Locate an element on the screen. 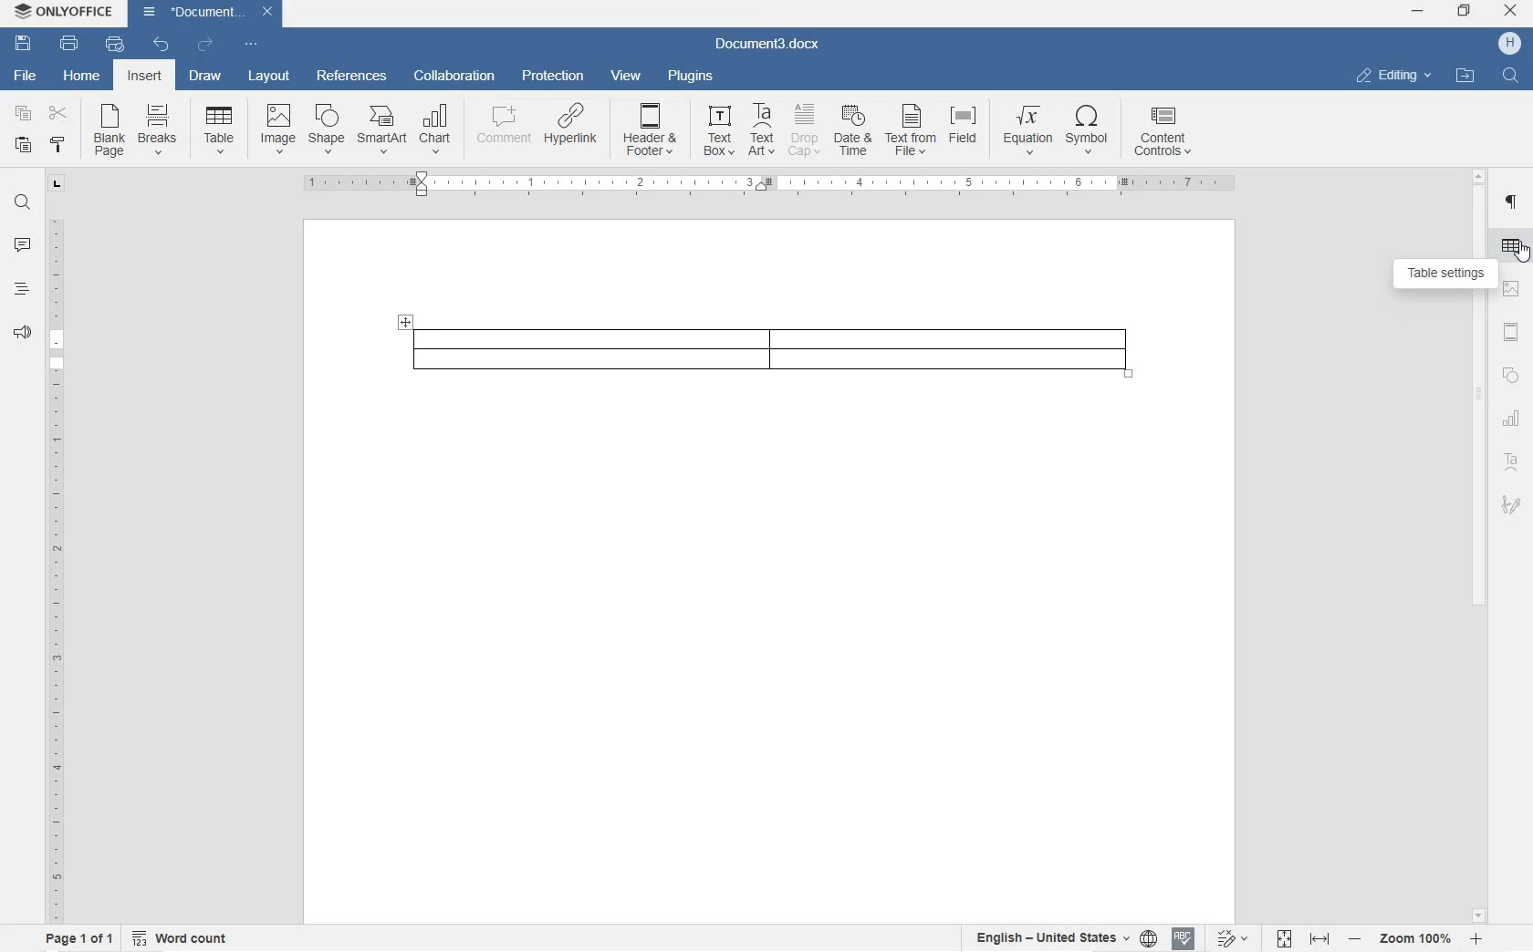  HEADERS & FOOTERS is located at coordinates (1512, 334).